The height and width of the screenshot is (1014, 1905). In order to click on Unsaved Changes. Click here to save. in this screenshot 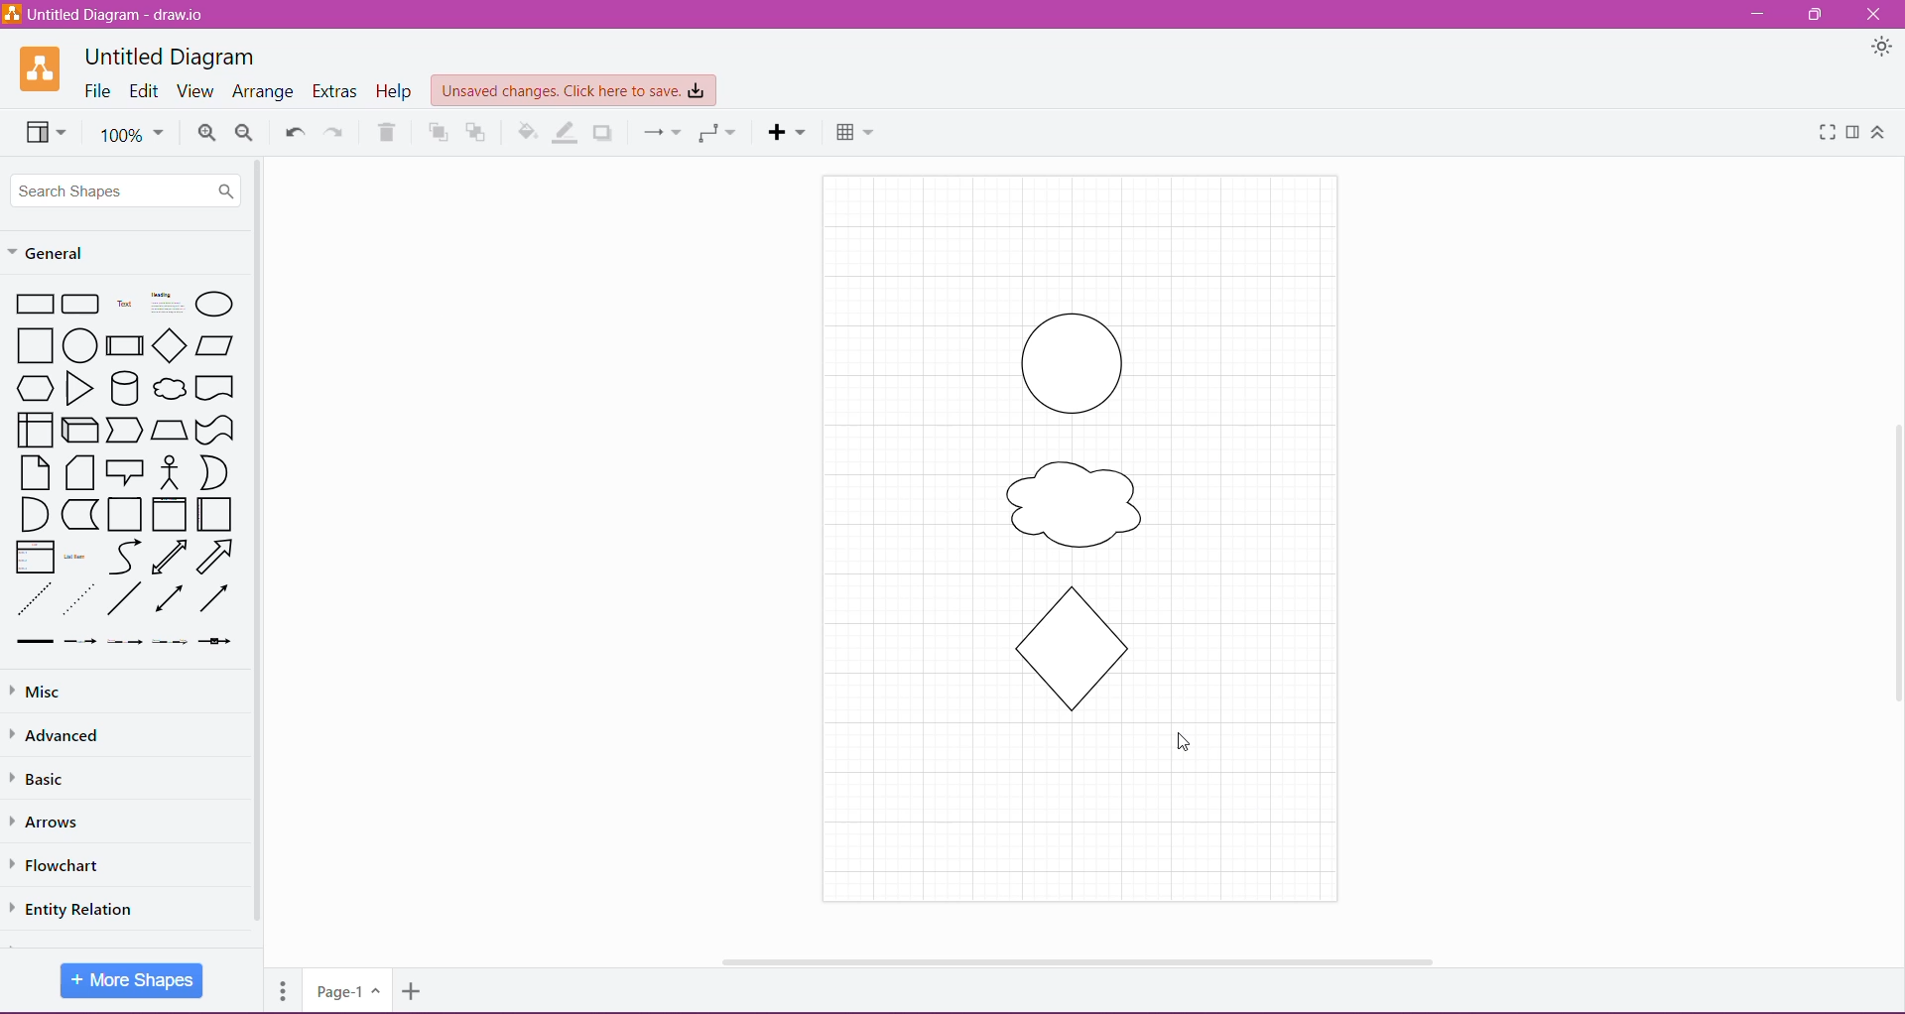, I will do `click(574, 91)`.